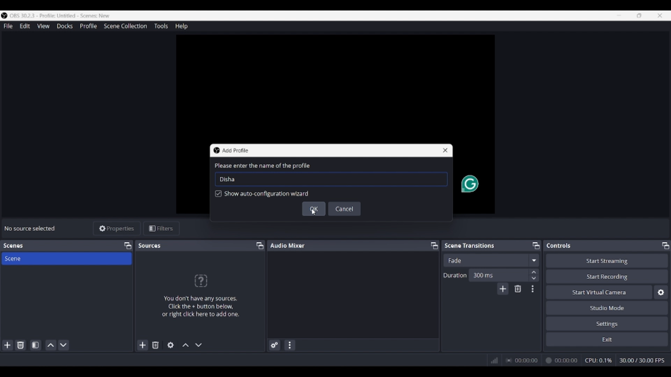 The width and height of the screenshot is (671, 377). I want to click on Float Audio mixer, so click(434, 245).